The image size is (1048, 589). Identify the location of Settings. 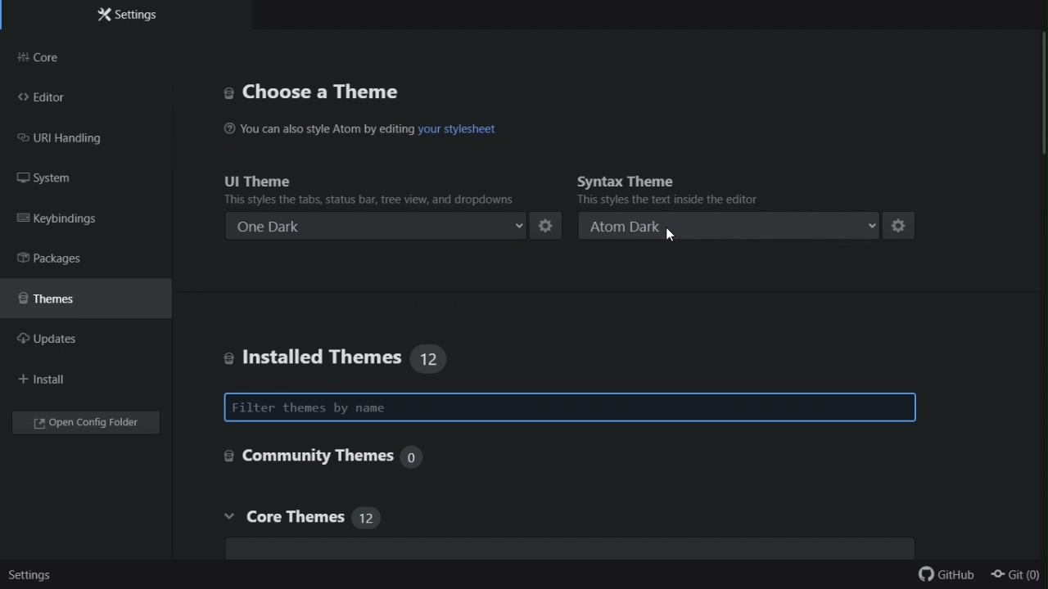
(33, 575).